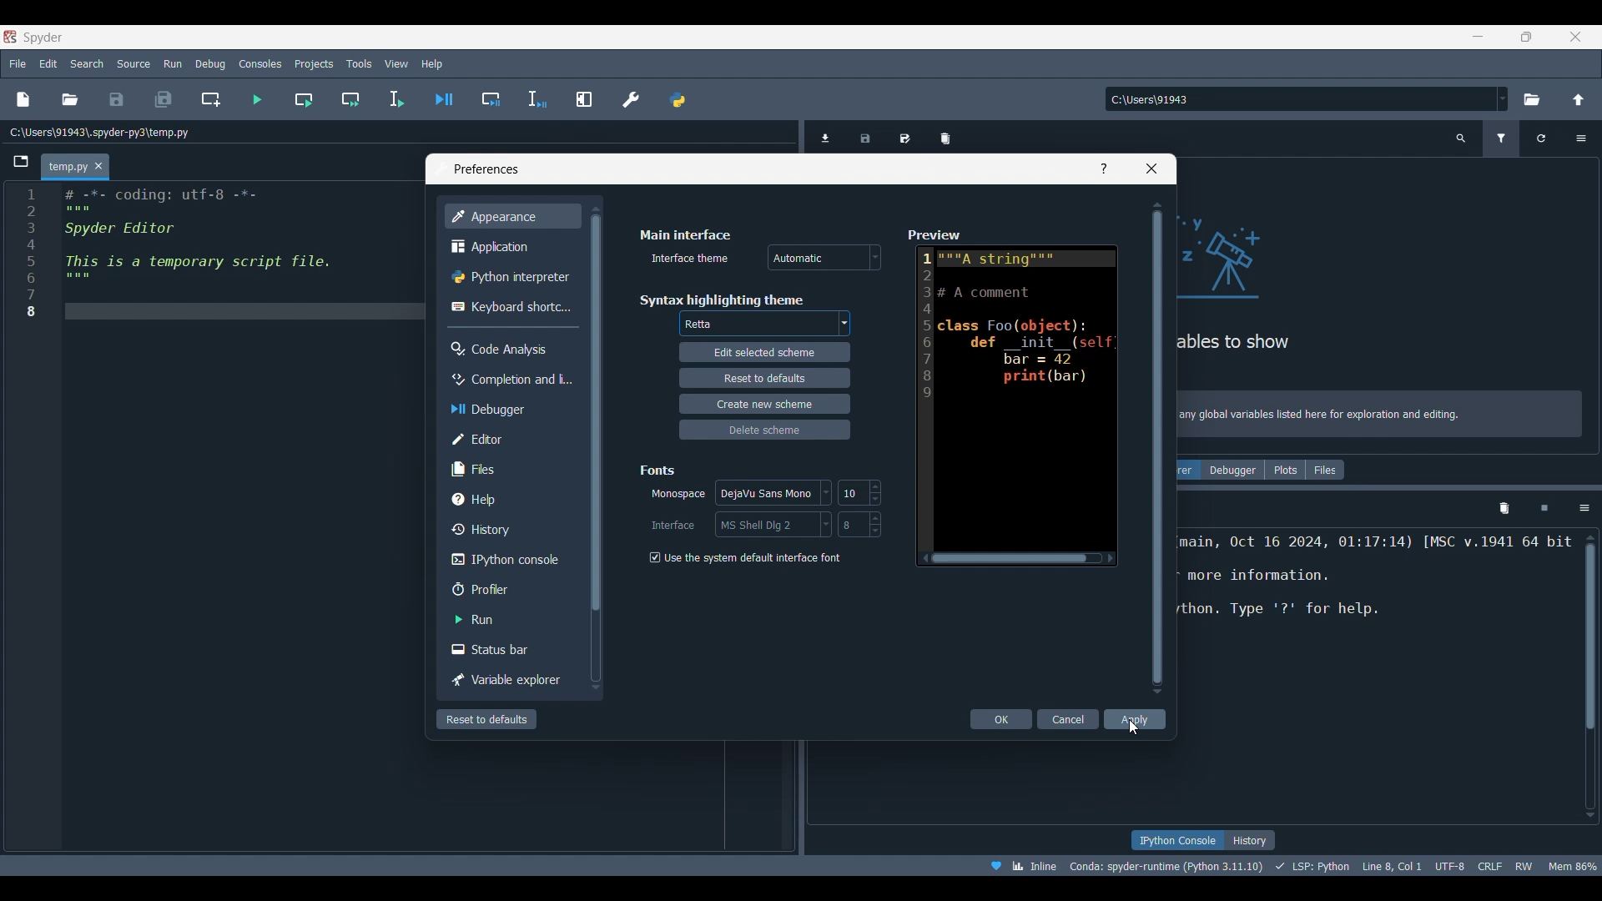  What do you see at coordinates (1451, 863) in the screenshot?
I see `utf-8` at bounding box center [1451, 863].